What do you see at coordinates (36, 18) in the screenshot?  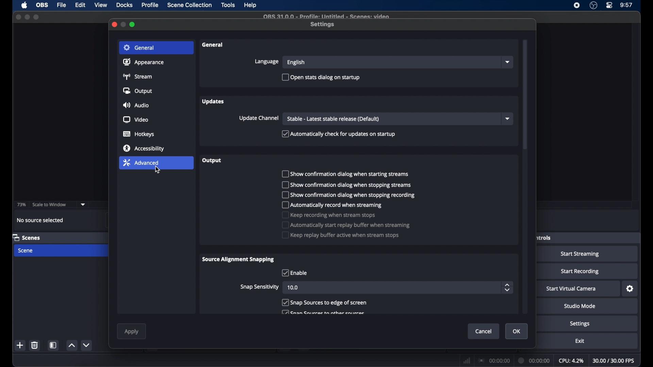 I see `maximize` at bounding box center [36, 18].